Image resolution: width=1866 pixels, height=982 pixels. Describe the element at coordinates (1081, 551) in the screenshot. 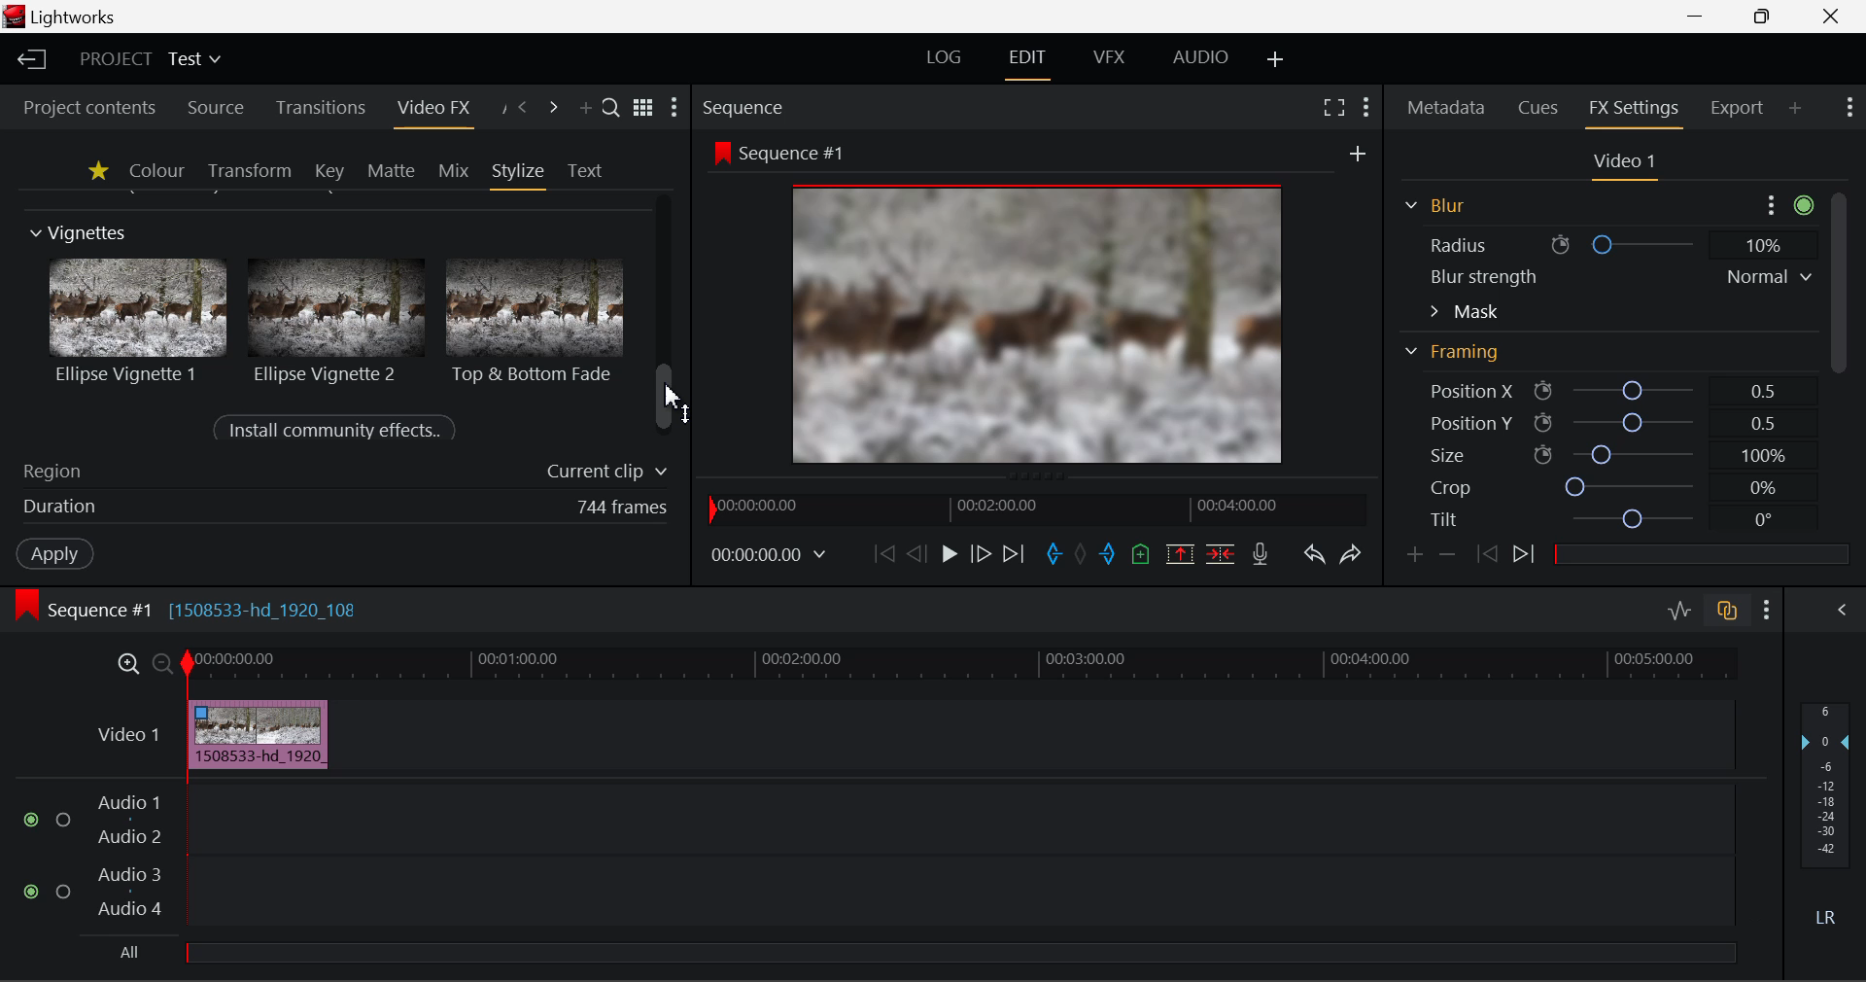

I see `Remove all marks` at that location.